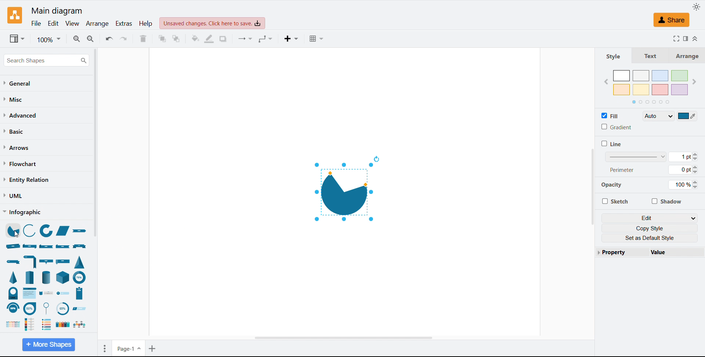  Describe the element at coordinates (62, 325) in the screenshot. I see `list` at that location.